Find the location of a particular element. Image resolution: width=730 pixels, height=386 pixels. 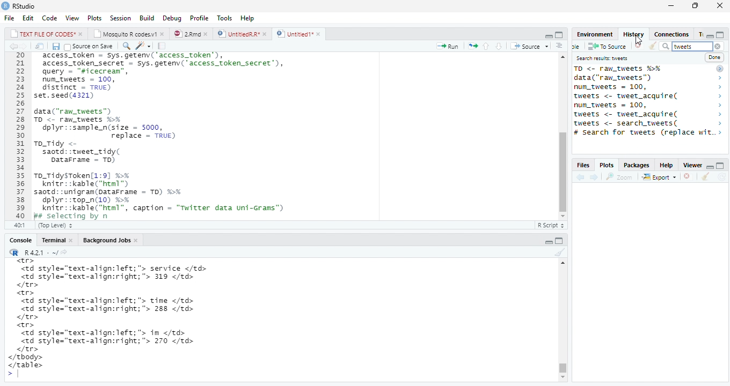

cursor is located at coordinates (638, 41).